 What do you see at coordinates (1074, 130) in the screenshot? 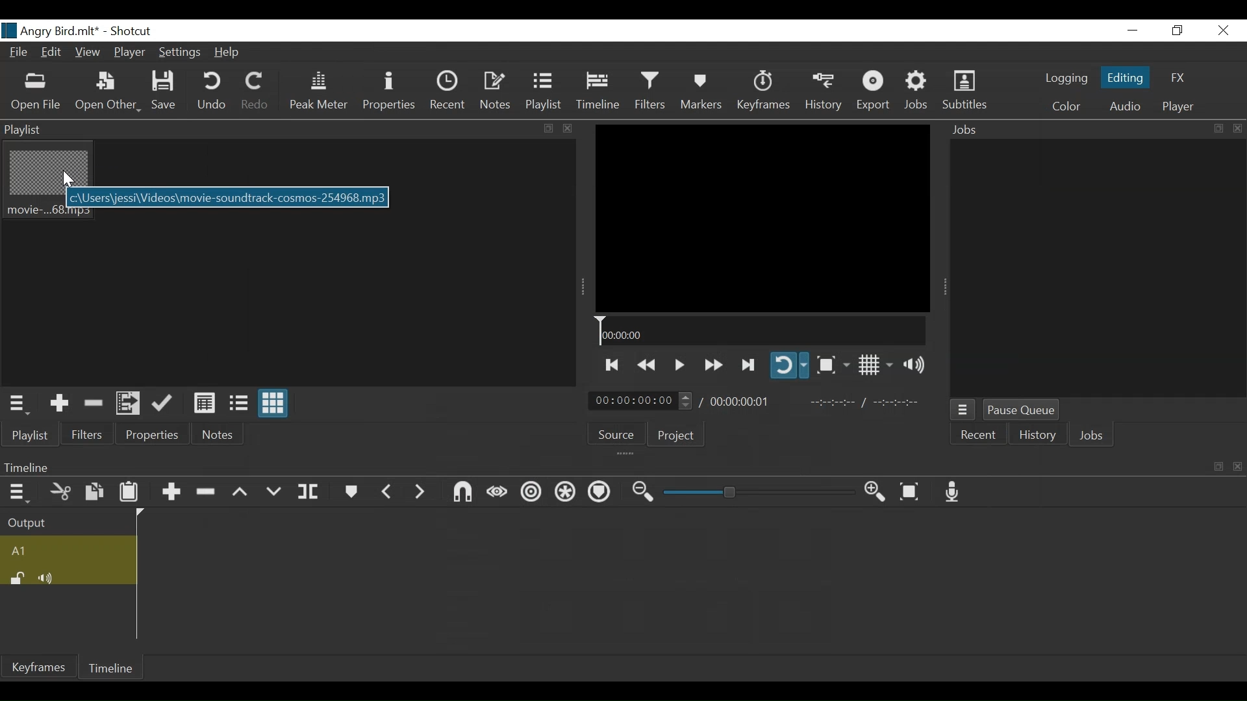
I see `Jobs` at bounding box center [1074, 130].